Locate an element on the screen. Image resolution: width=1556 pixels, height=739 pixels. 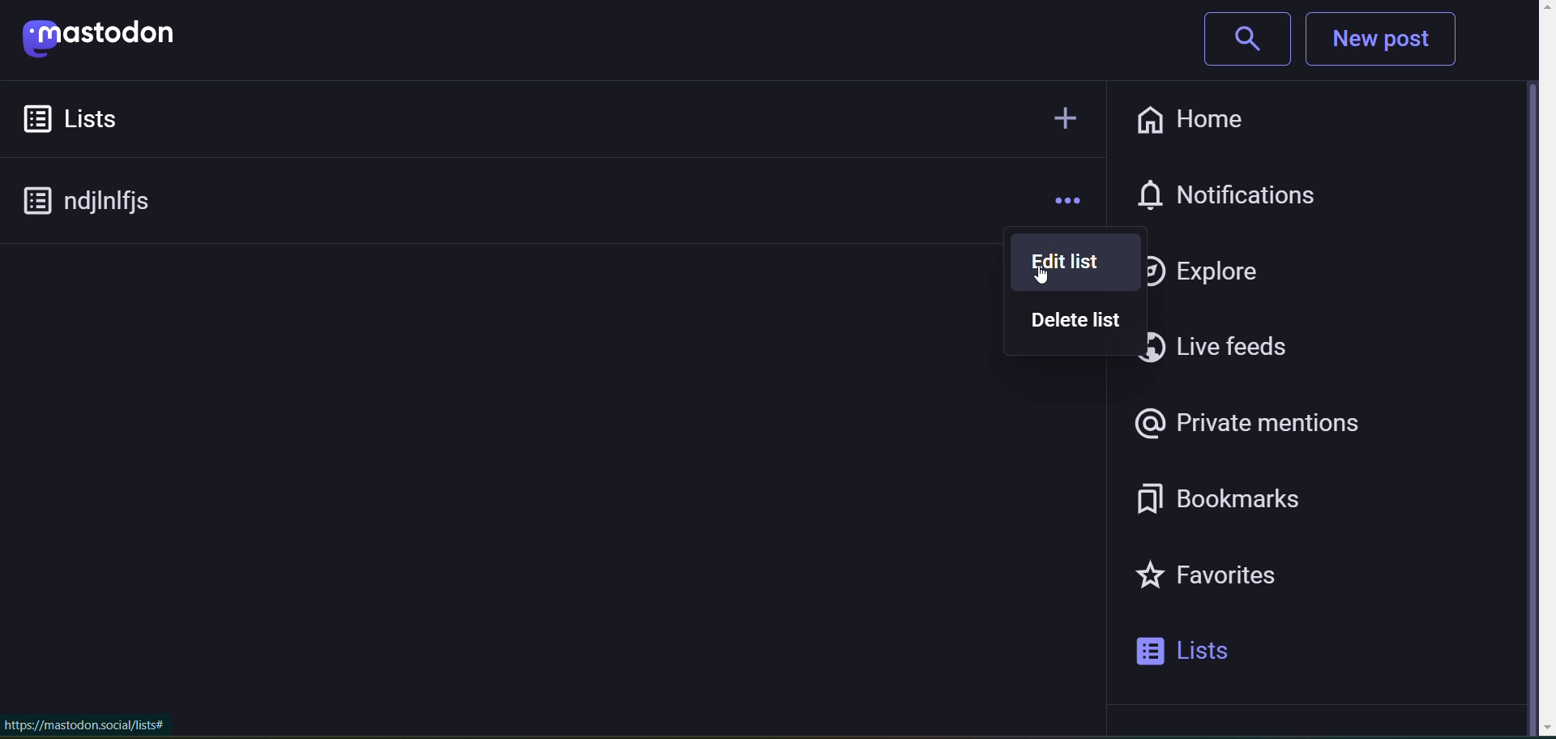
more is located at coordinates (1066, 200).